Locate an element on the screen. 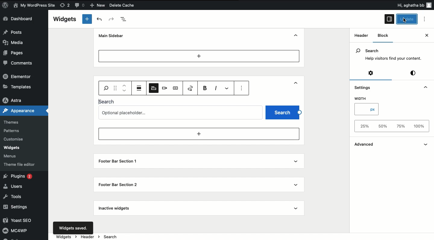 The width and height of the screenshot is (434, 240). Sidebar is located at coordinates (389, 19).